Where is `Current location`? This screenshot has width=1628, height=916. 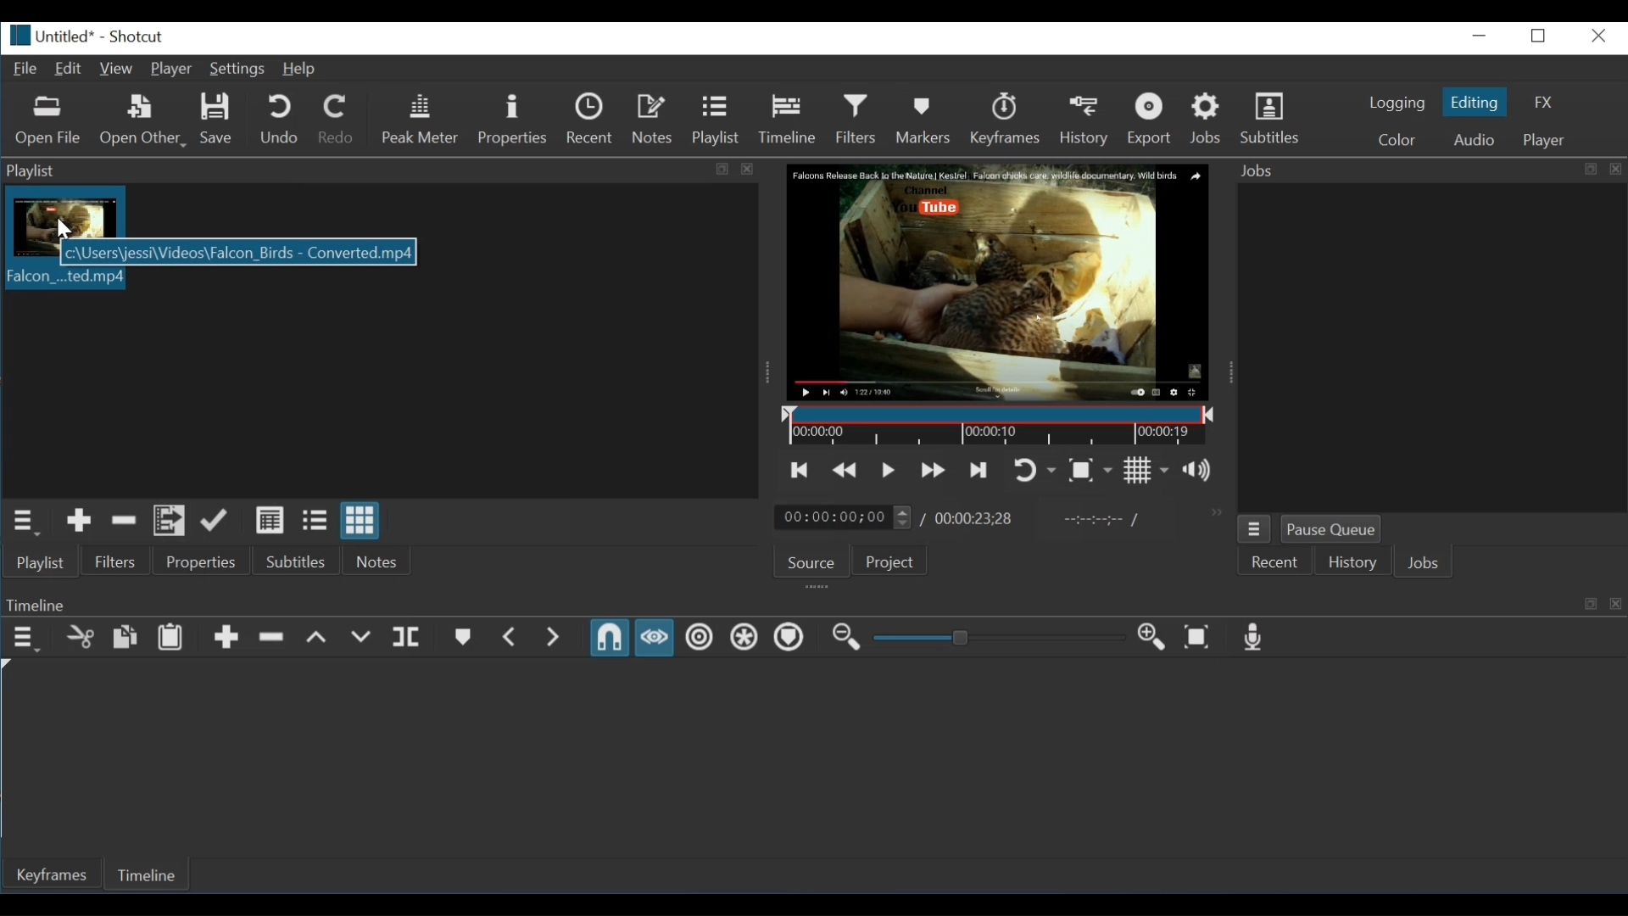
Current location is located at coordinates (845, 518).